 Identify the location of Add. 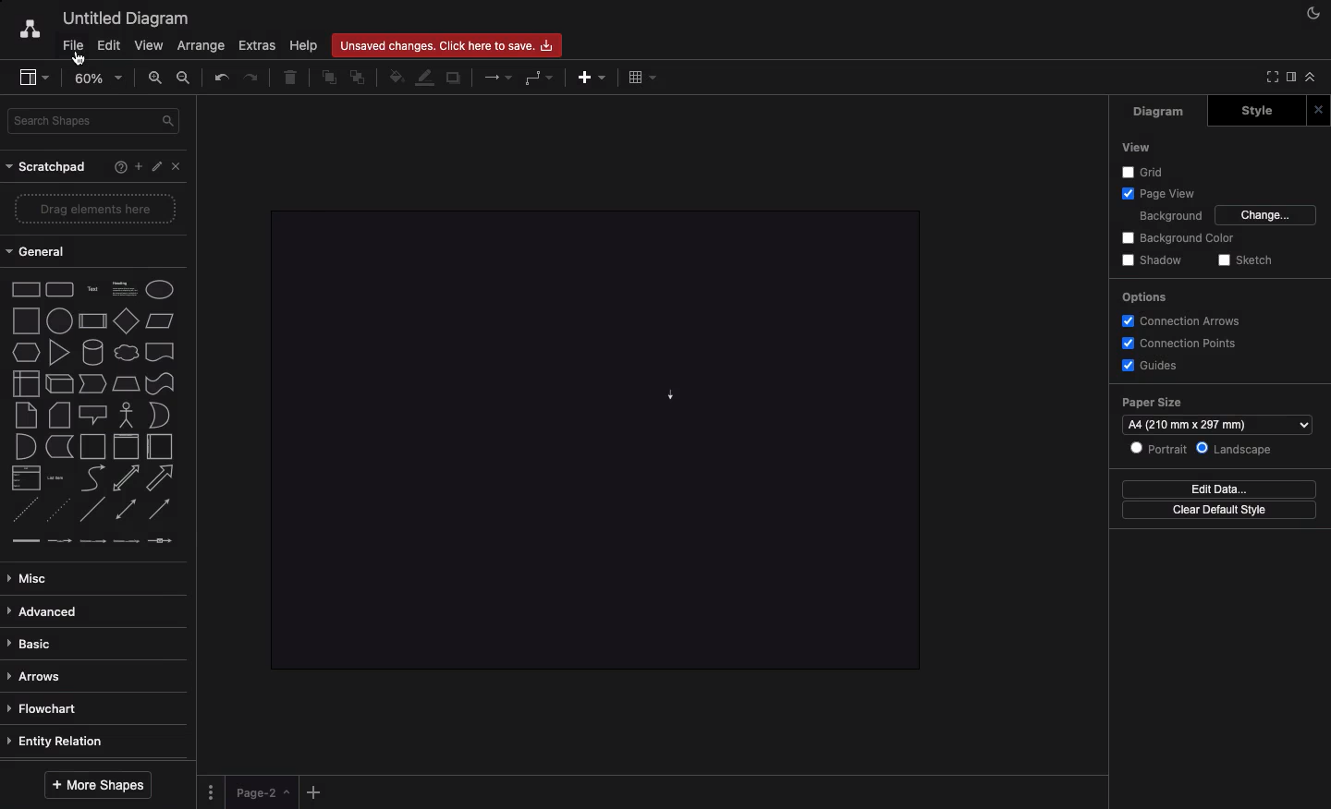
(592, 77).